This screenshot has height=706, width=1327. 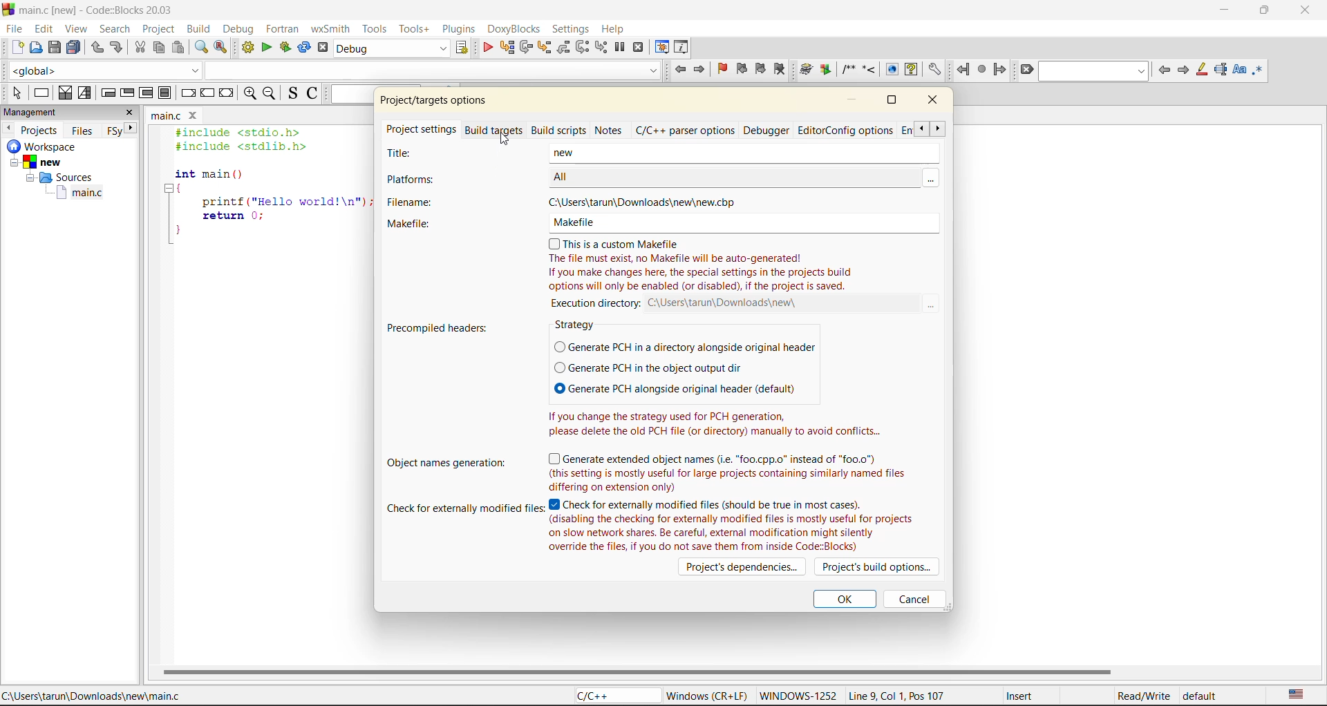 I want to click on match case, so click(x=1240, y=70).